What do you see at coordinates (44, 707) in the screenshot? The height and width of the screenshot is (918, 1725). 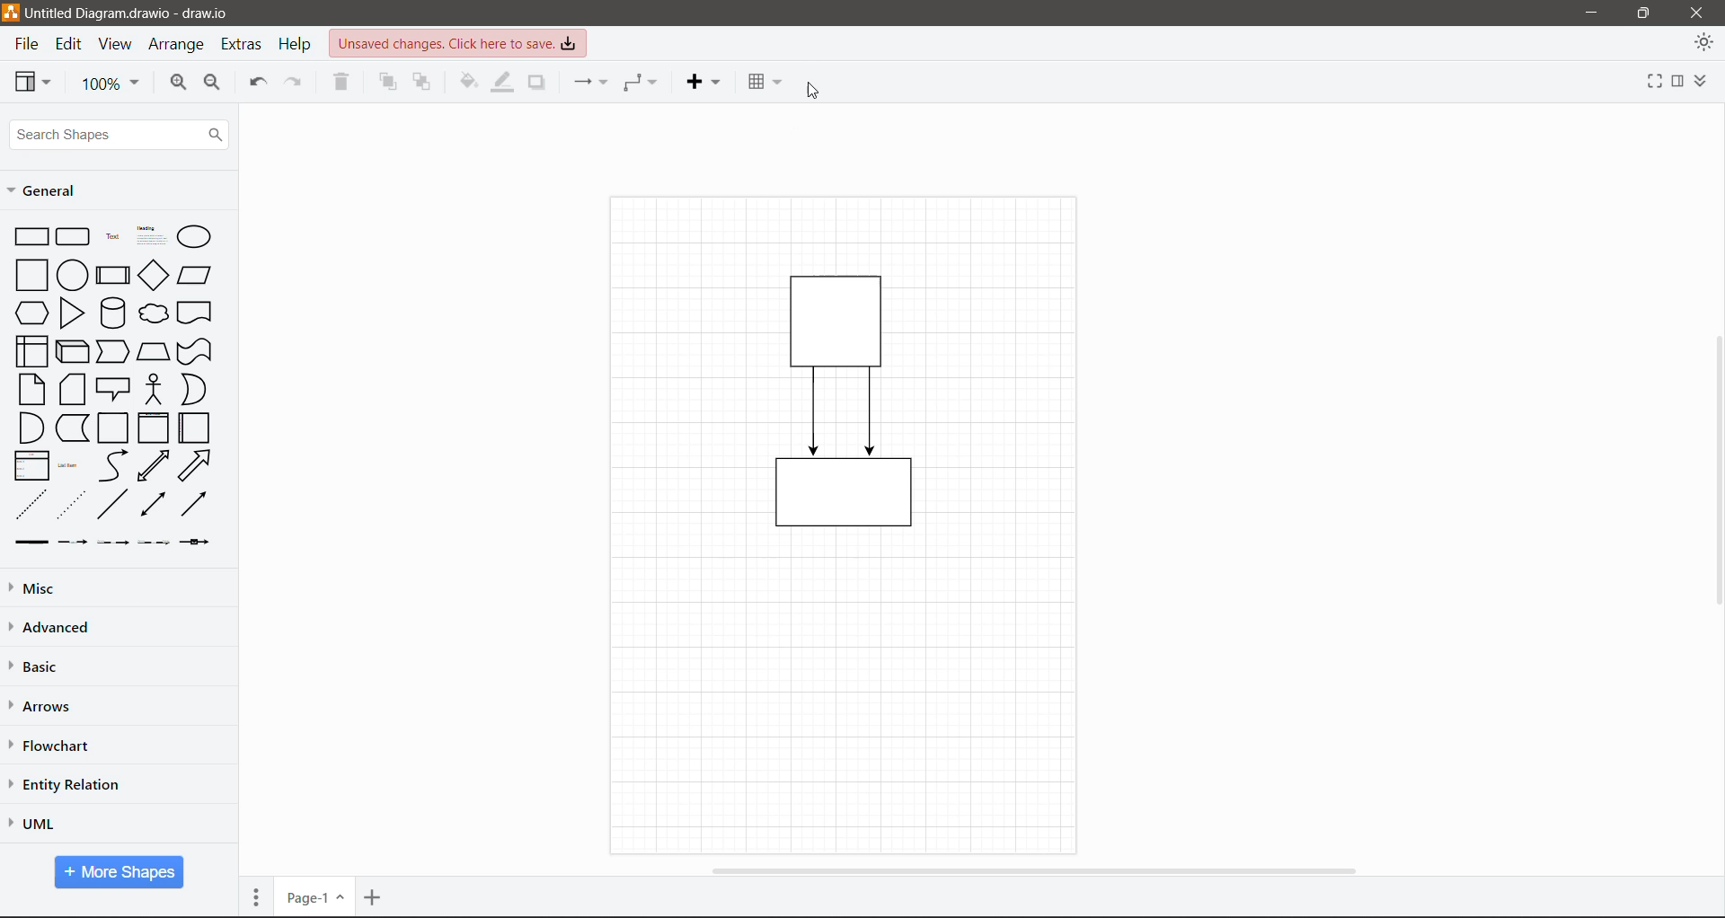 I see `Arrows` at bounding box center [44, 707].